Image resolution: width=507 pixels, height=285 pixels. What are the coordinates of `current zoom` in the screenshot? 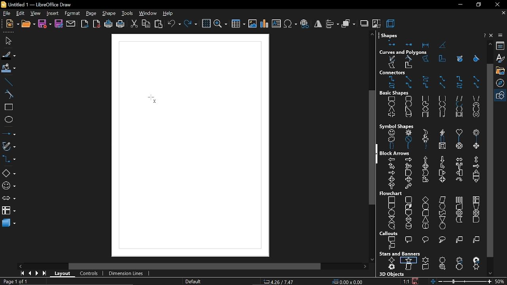 It's located at (501, 282).